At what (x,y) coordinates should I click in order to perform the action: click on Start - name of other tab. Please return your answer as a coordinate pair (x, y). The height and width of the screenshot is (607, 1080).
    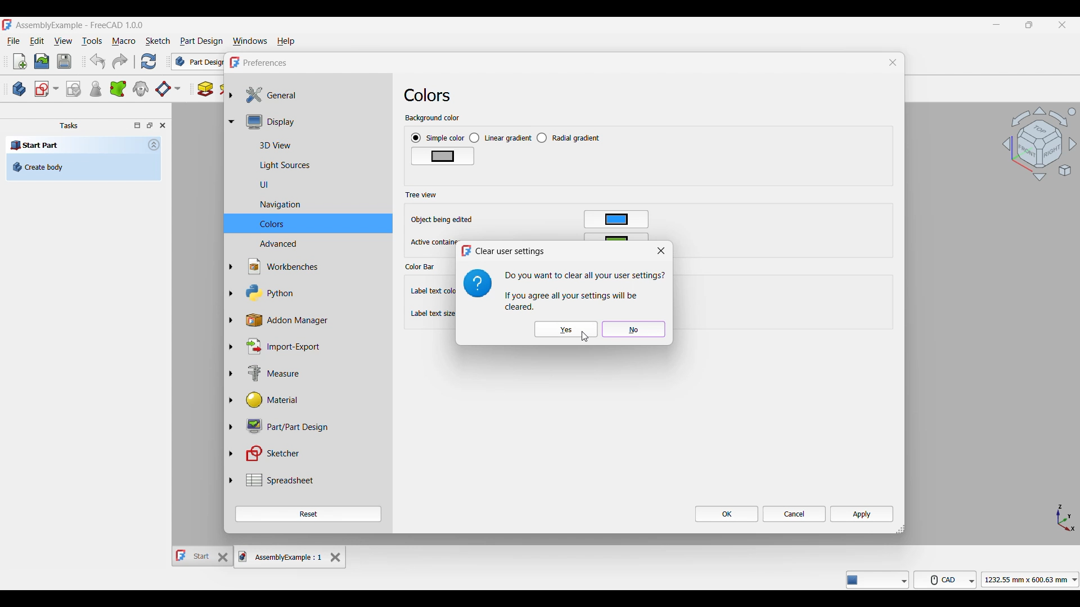
    Looking at the image, I should click on (193, 556).